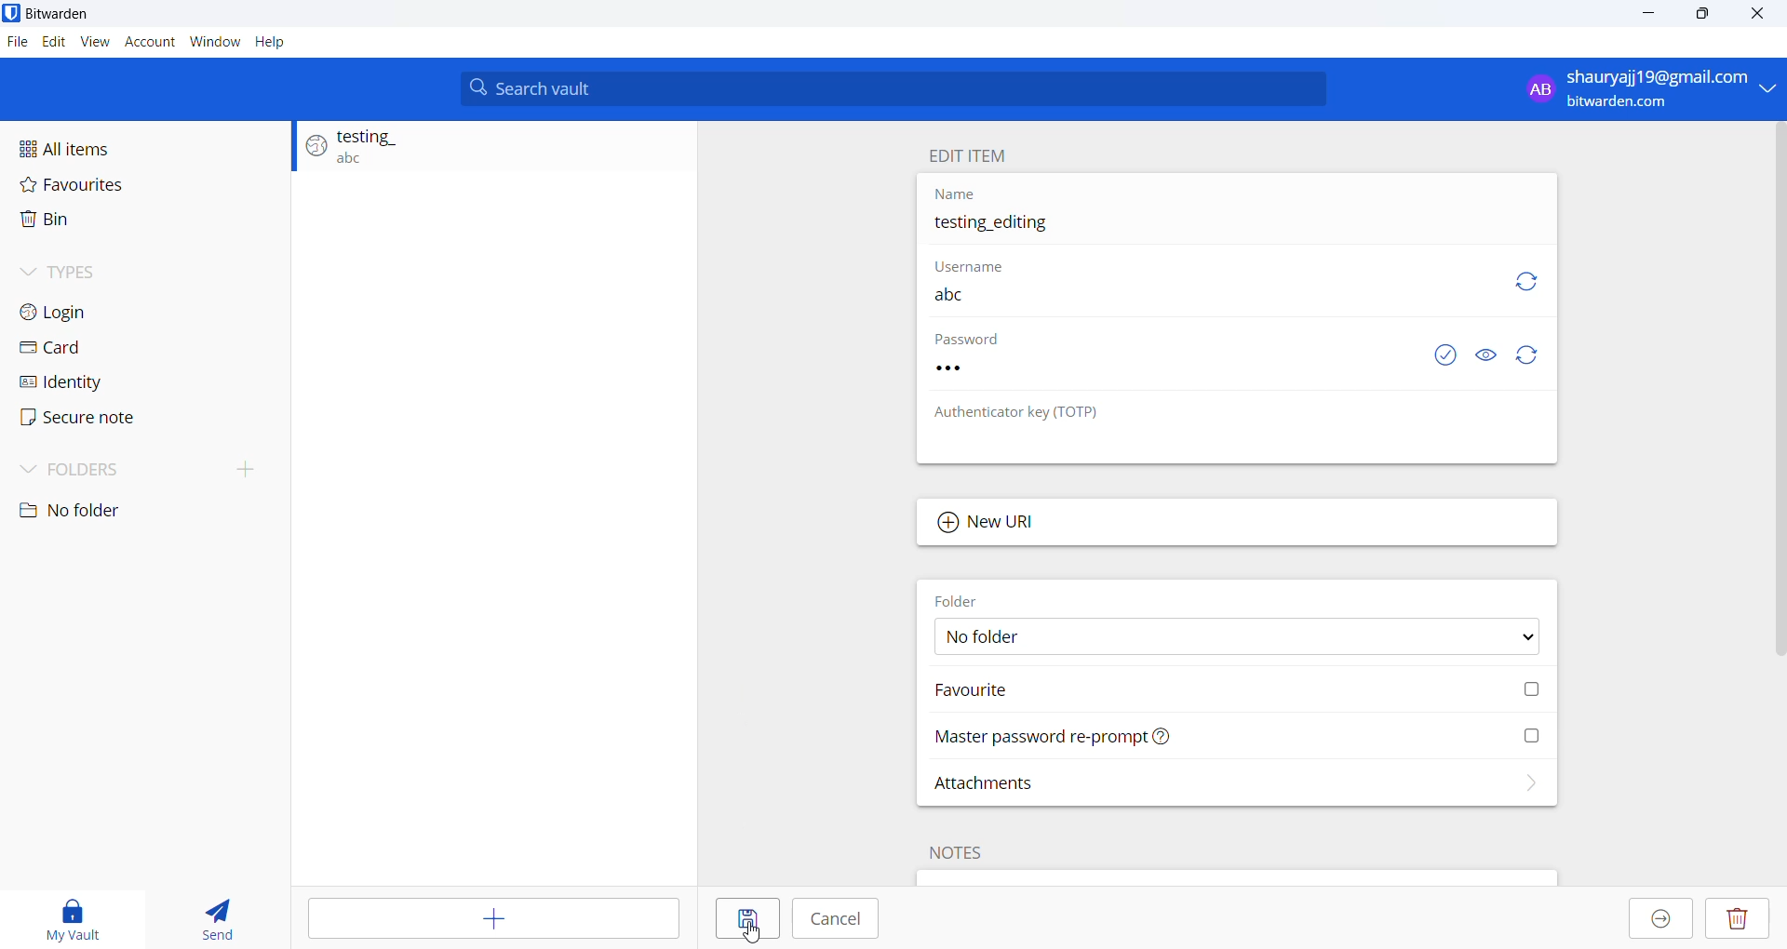 The width and height of the screenshot is (1787, 949). What do you see at coordinates (92, 513) in the screenshot?
I see `No folder` at bounding box center [92, 513].